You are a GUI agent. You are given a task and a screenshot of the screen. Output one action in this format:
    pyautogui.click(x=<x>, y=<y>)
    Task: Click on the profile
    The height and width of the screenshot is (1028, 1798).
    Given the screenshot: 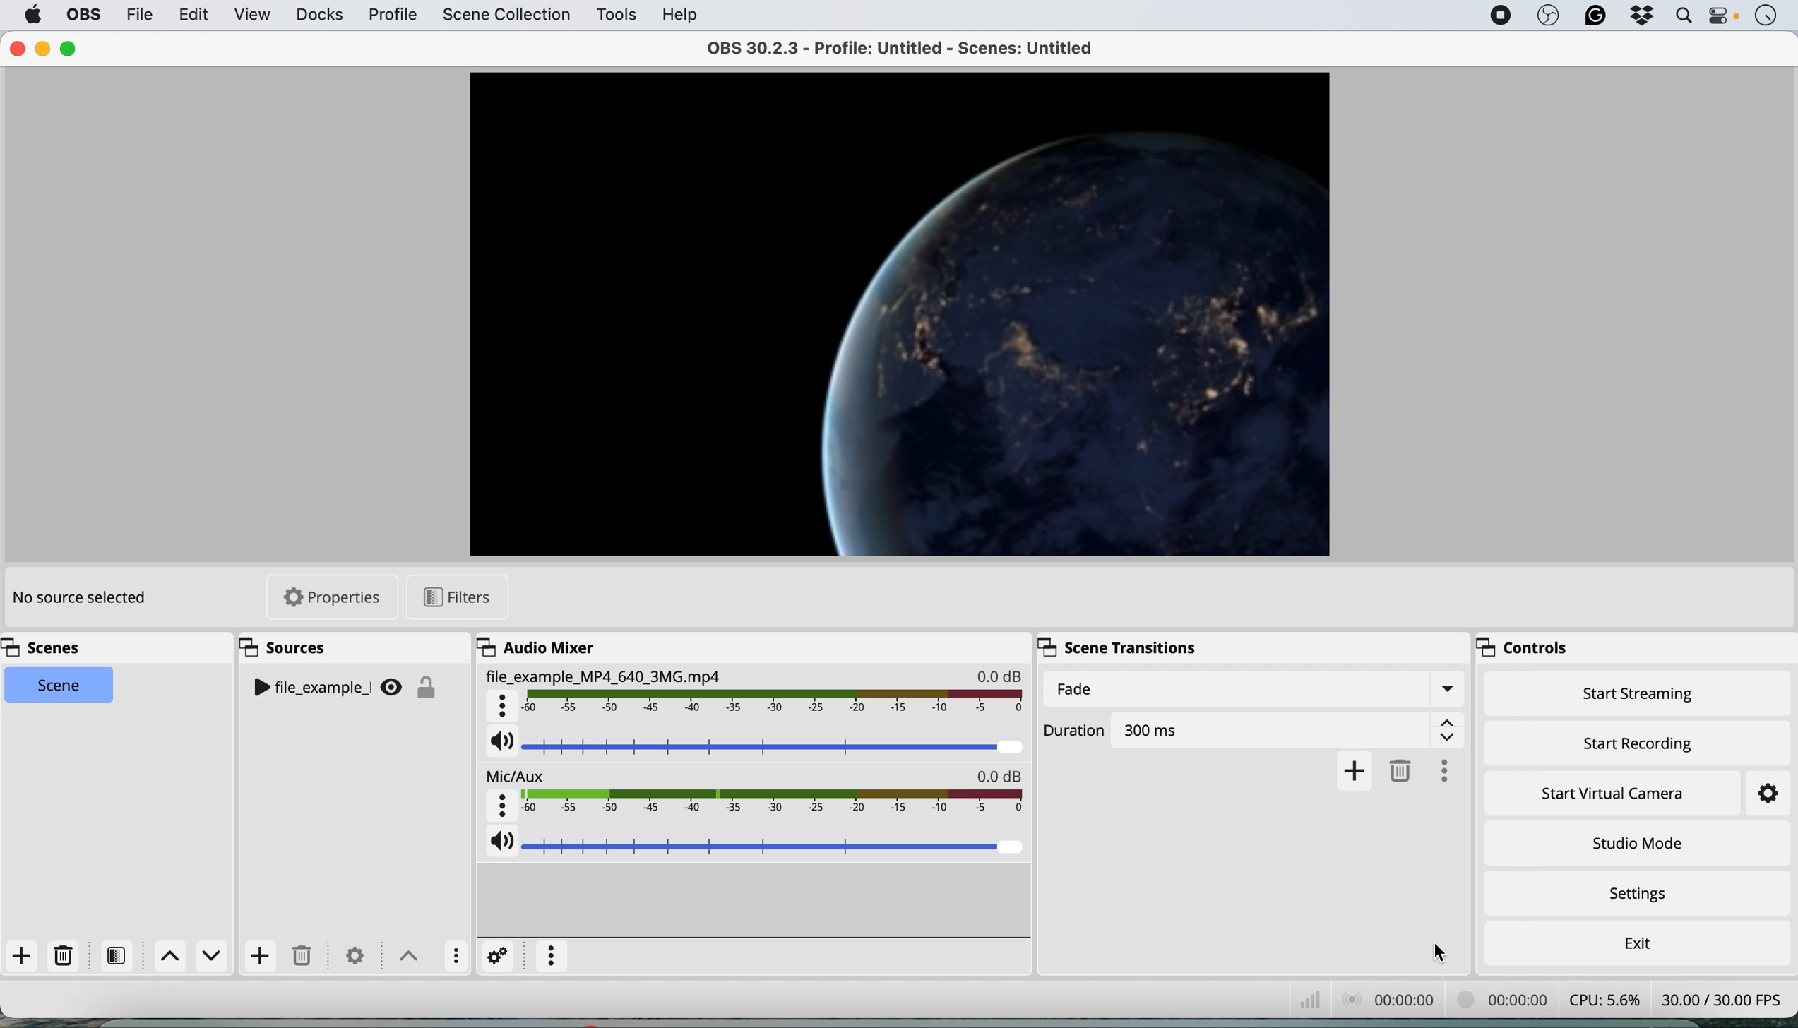 What is the action you would take?
    pyautogui.click(x=391, y=16)
    